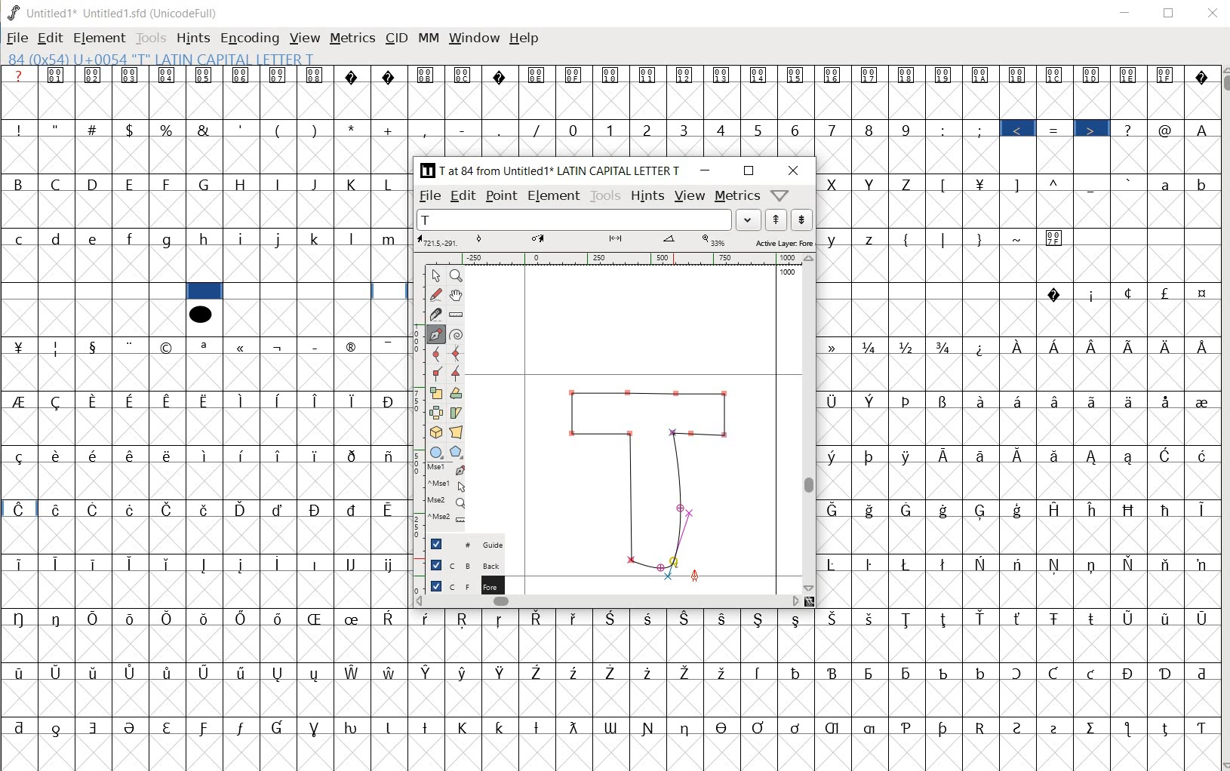 The height and width of the screenshot is (771, 1230). What do you see at coordinates (1199, 619) in the screenshot?
I see `Symbol` at bounding box center [1199, 619].